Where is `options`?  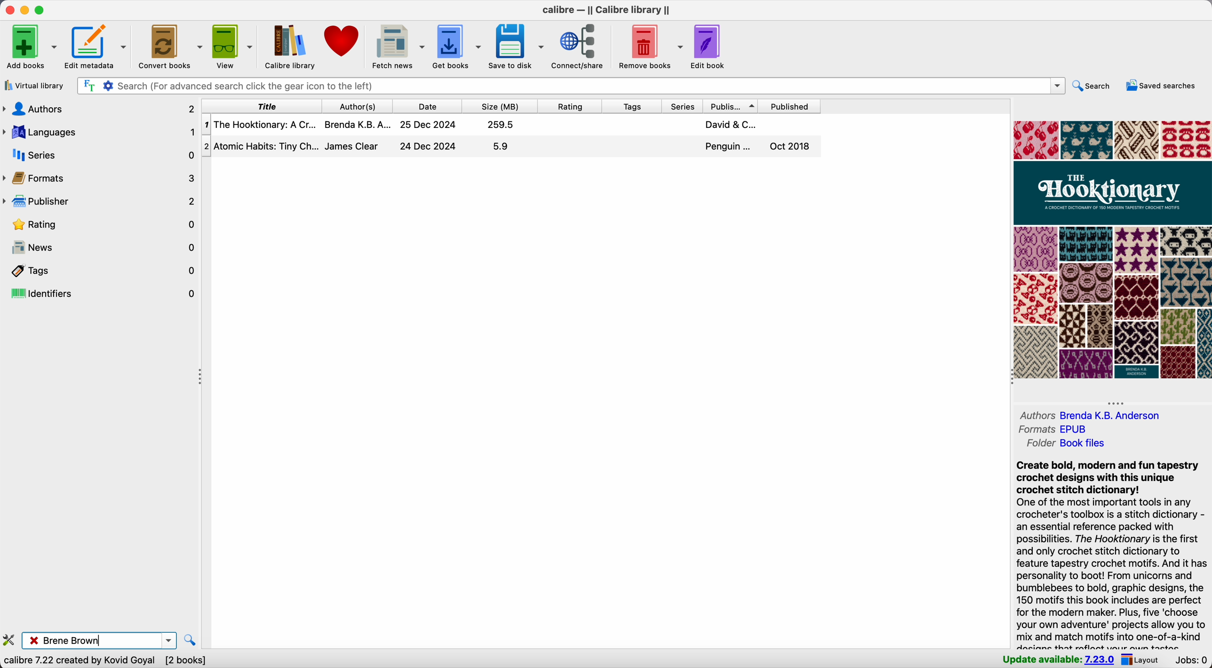
options is located at coordinates (170, 640).